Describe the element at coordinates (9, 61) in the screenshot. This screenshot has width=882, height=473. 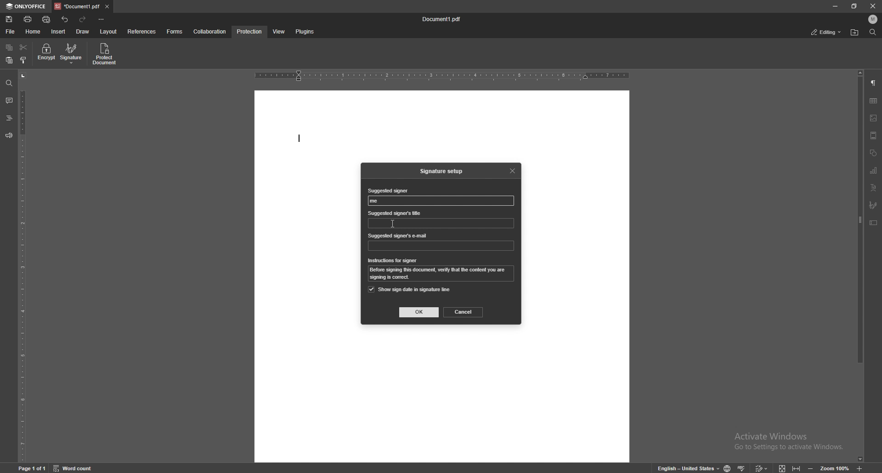
I see `paste` at that location.